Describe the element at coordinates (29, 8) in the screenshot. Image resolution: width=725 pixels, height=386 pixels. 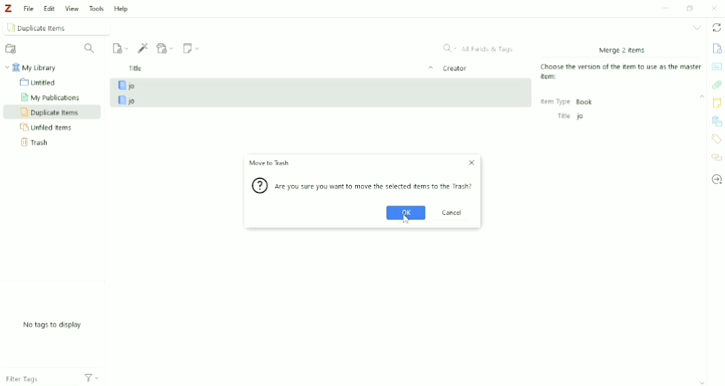
I see `File` at that location.